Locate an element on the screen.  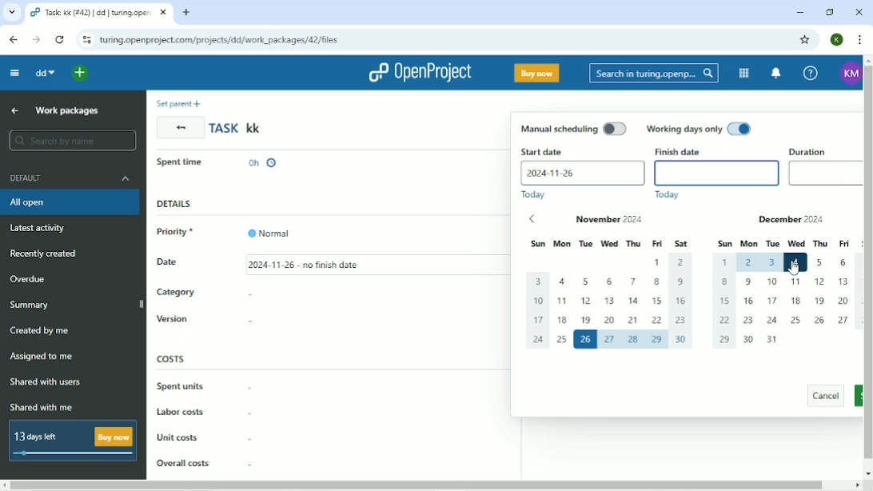
K is located at coordinates (838, 39).